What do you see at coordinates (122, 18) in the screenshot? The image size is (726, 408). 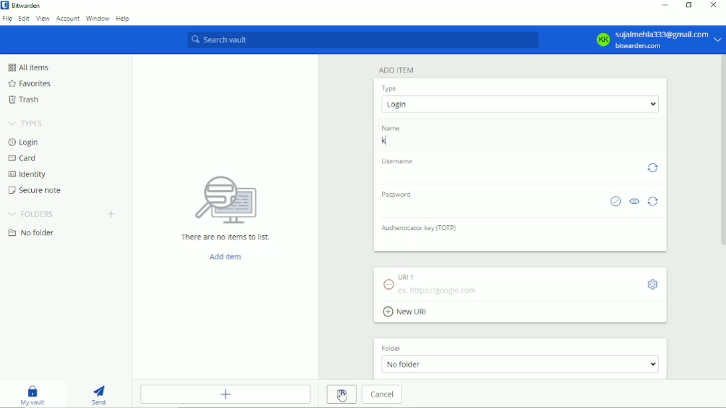 I see `Help` at bounding box center [122, 18].